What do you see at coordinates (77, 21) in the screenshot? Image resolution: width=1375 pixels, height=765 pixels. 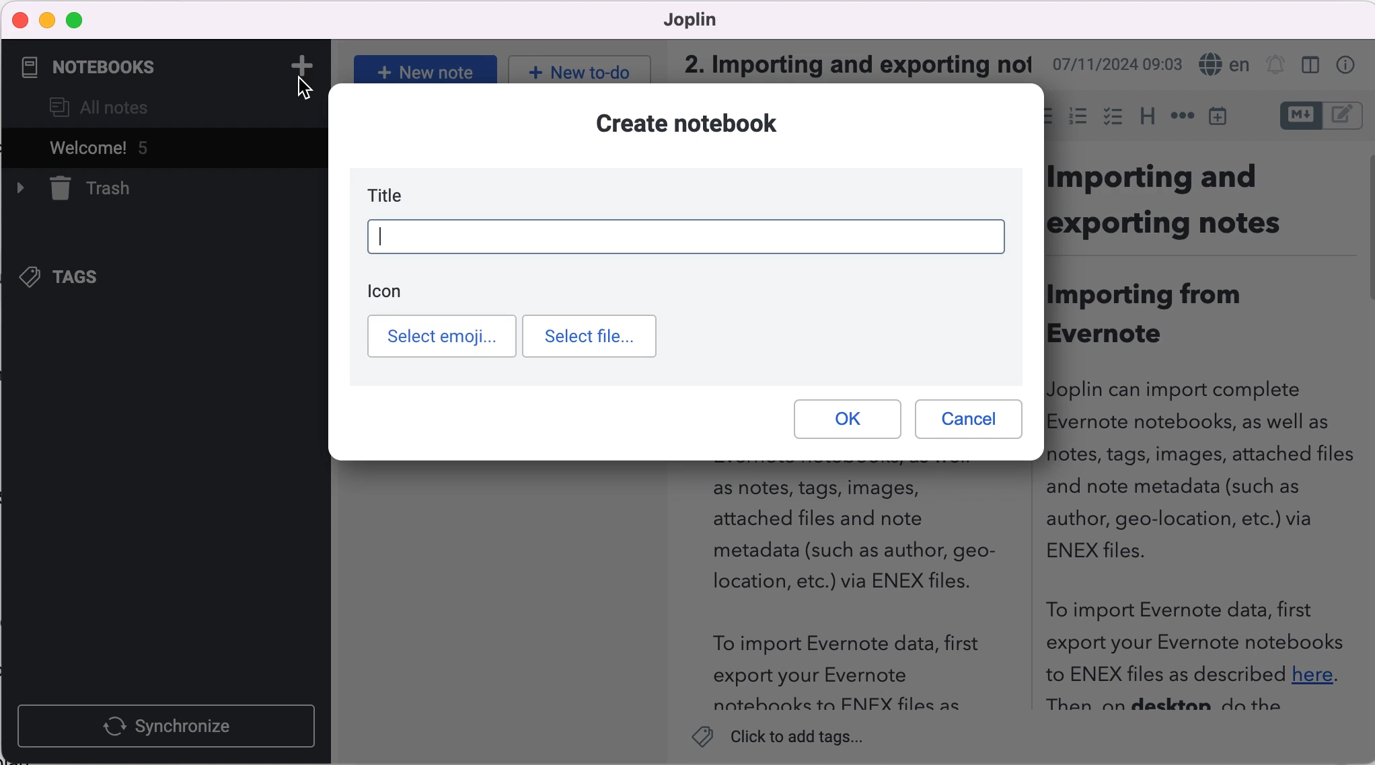 I see `maximize` at bounding box center [77, 21].